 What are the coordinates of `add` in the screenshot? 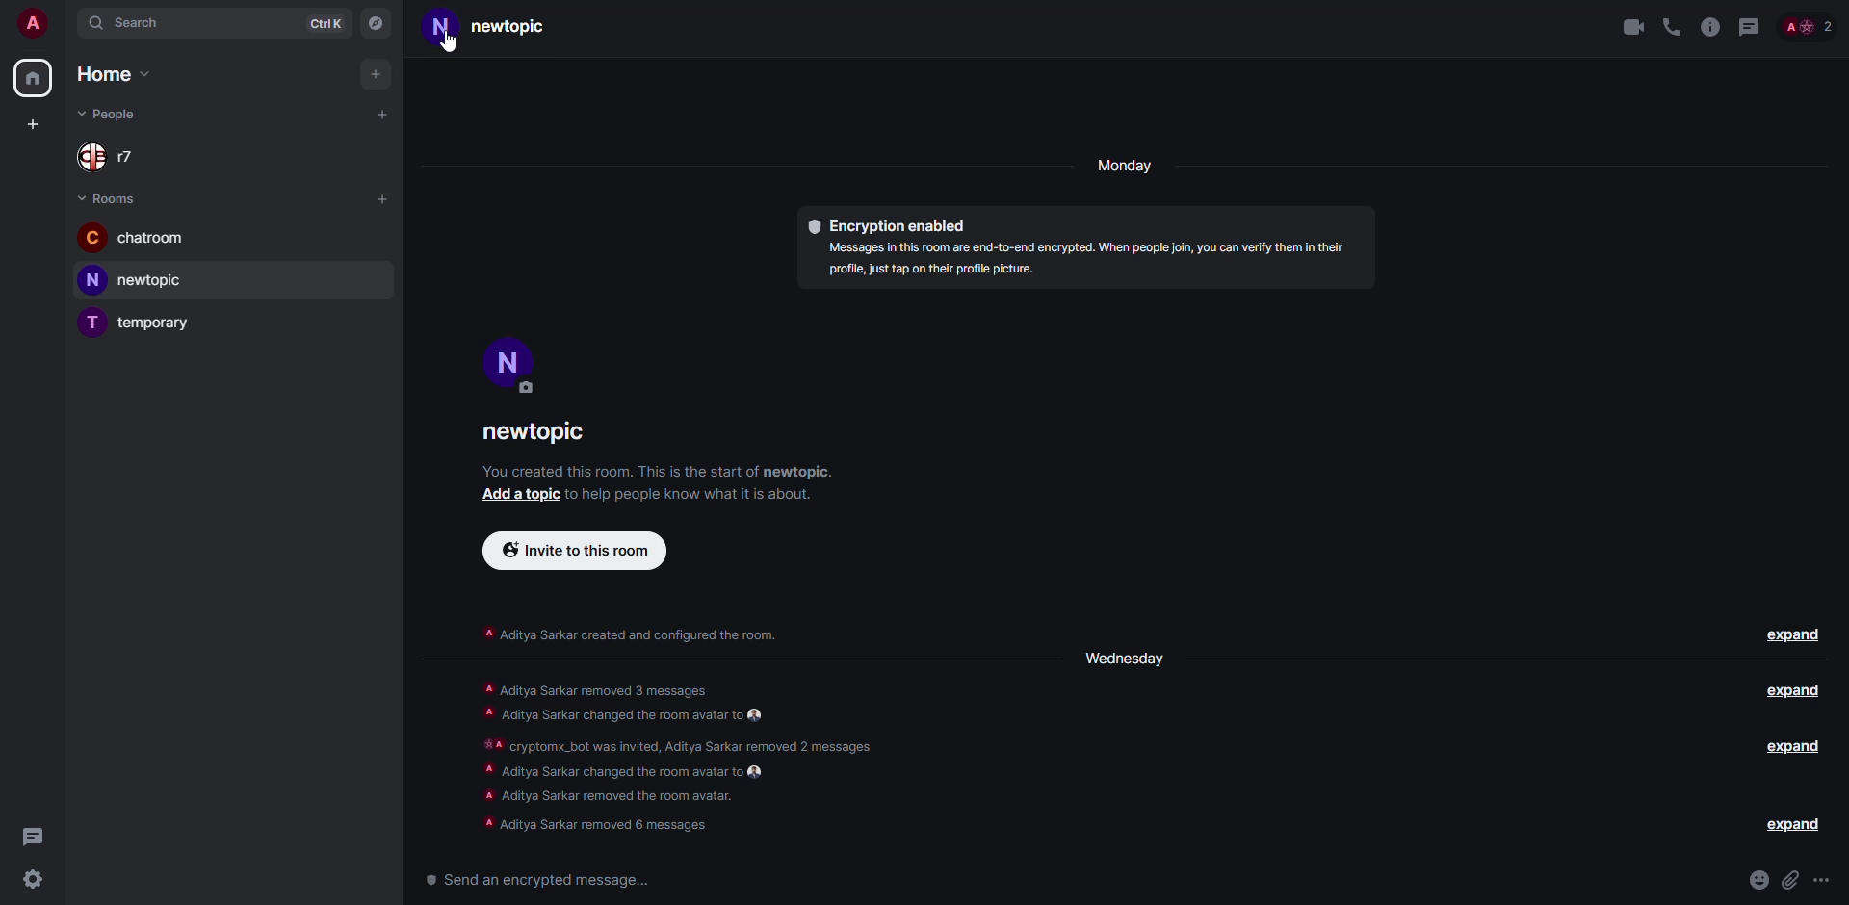 It's located at (382, 112).